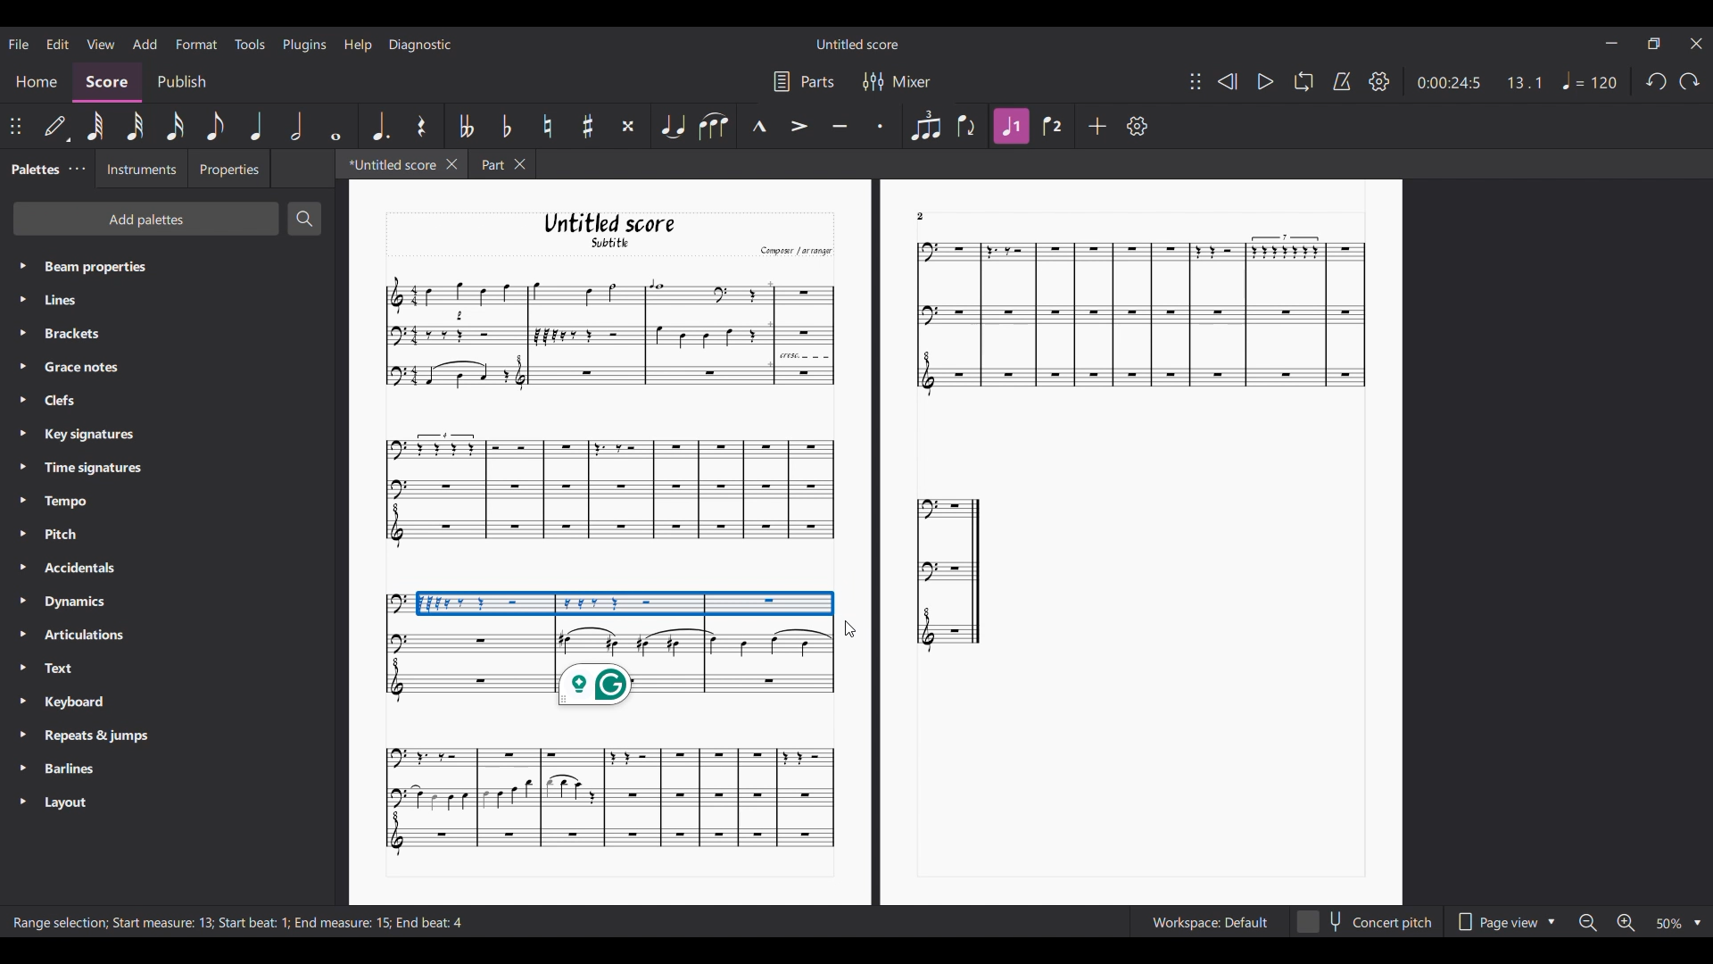 This screenshot has height=964, width=1713. Describe the element at coordinates (85, 266) in the screenshot. I see `> Beam properties` at that location.